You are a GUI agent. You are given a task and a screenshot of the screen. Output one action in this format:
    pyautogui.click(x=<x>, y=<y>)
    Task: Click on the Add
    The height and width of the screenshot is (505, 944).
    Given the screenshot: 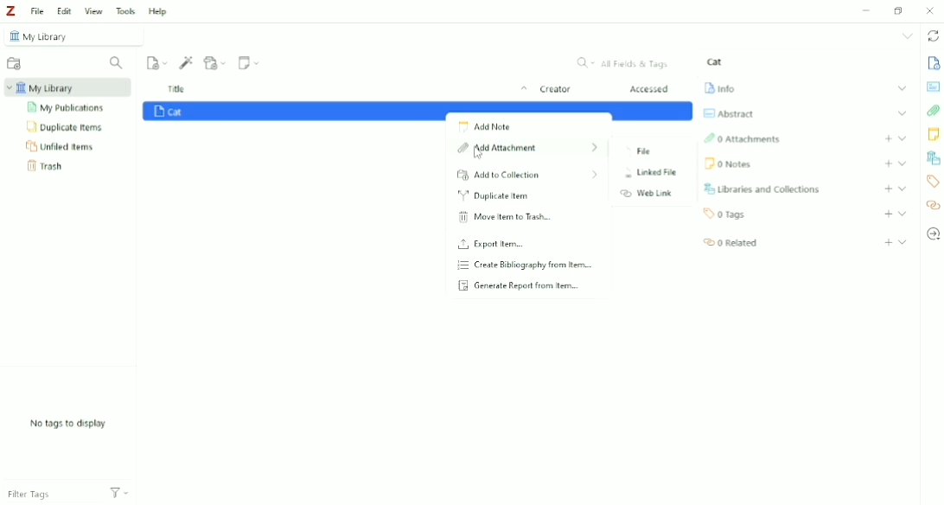 What is the action you would take?
    pyautogui.click(x=889, y=214)
    